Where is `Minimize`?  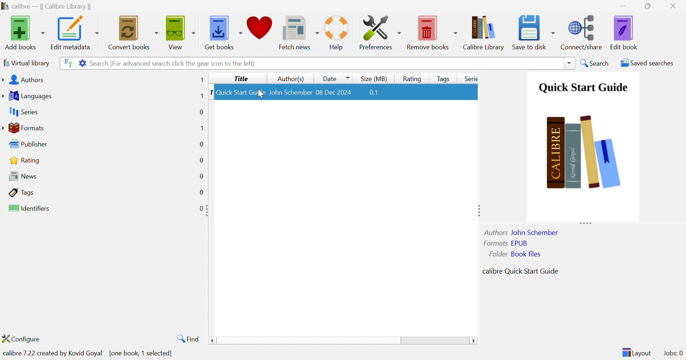
Minimize is located at coordinates (625, 5).